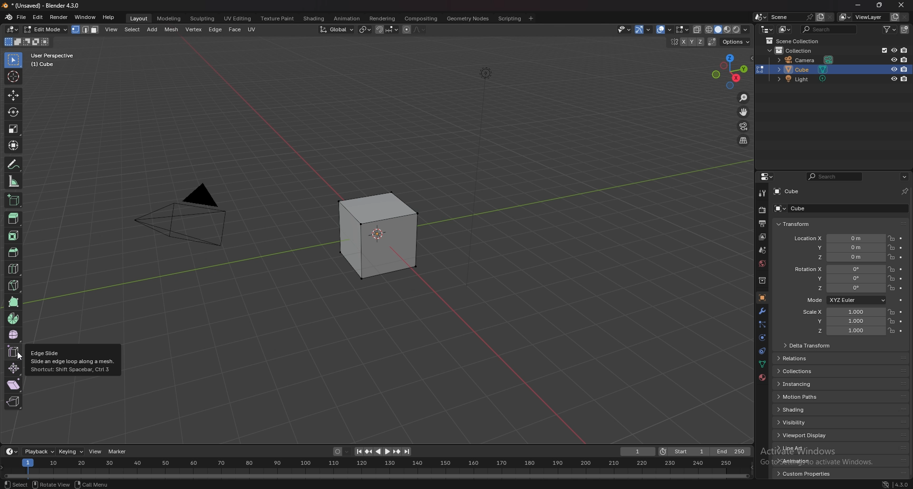  What do you see at coordinates (843, 289) in the screenshot?
I see `rotation z` at bounding box center [843, 289].